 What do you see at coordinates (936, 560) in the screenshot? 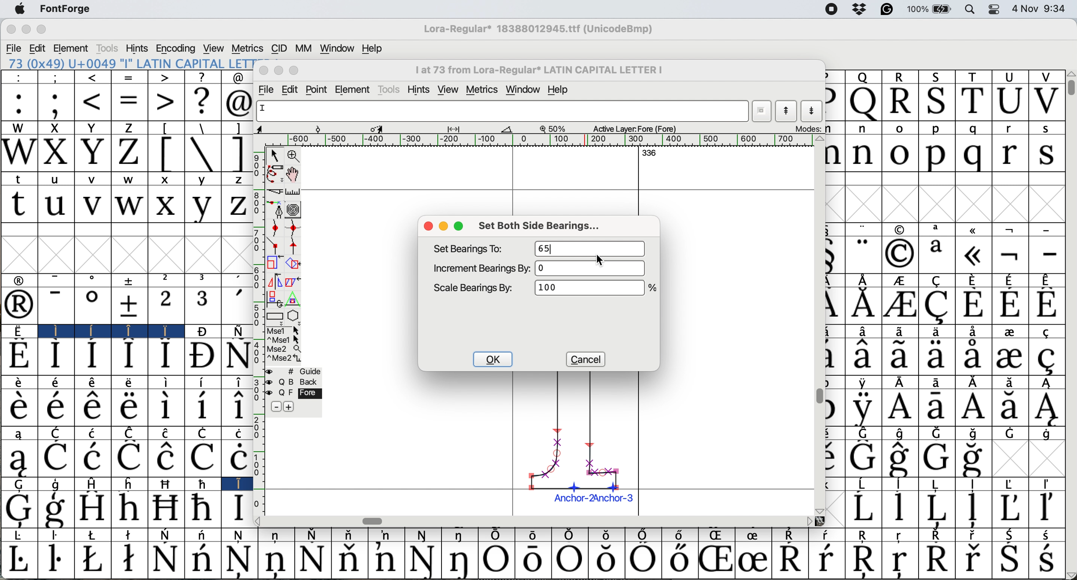
I see `Symbol` at bounding box center [936, 560].